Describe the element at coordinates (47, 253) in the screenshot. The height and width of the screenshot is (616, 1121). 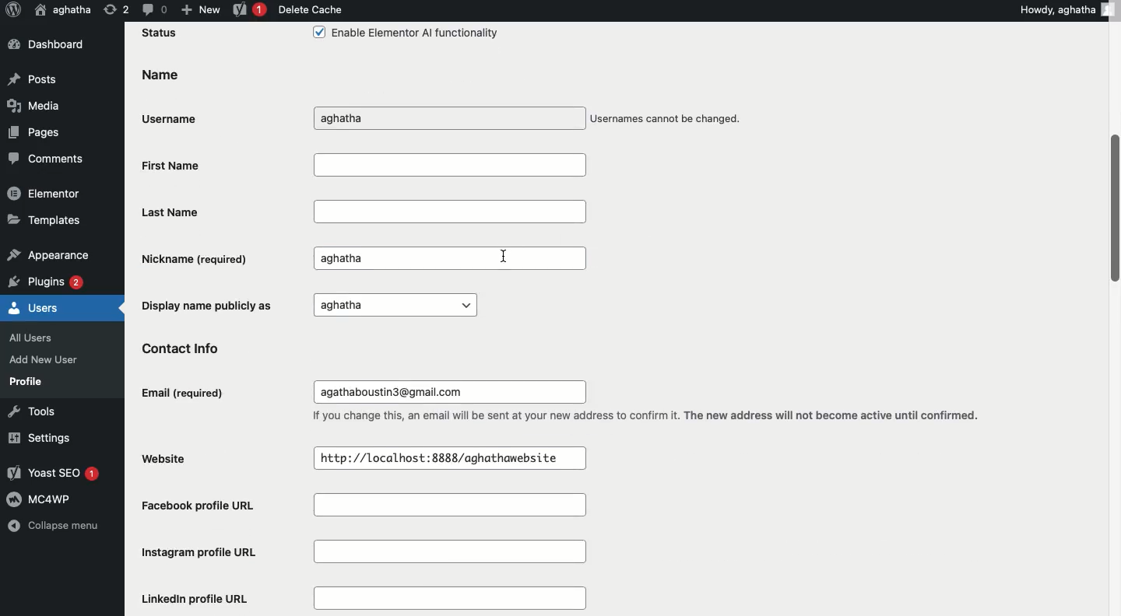
I see `Appearance` at that location.